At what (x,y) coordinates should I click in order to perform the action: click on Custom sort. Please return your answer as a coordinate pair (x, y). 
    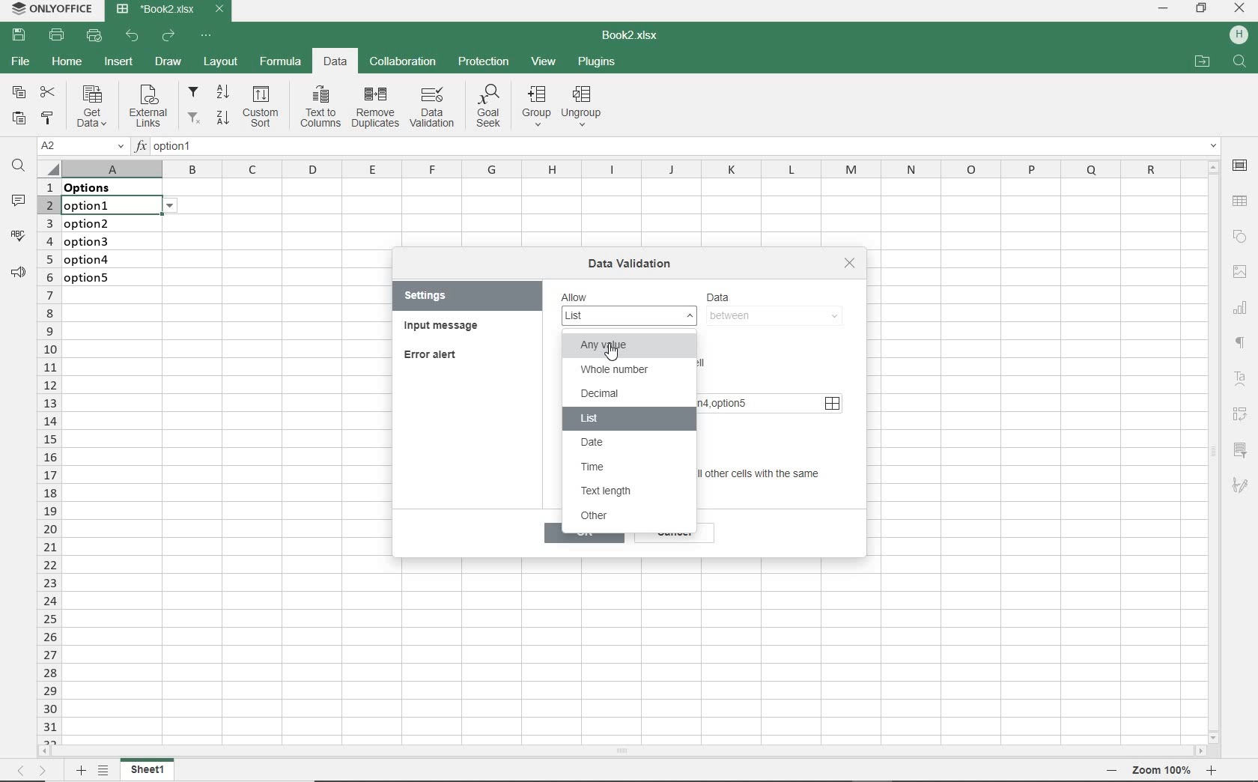
    Looking at the image, I should click on (263, 106).